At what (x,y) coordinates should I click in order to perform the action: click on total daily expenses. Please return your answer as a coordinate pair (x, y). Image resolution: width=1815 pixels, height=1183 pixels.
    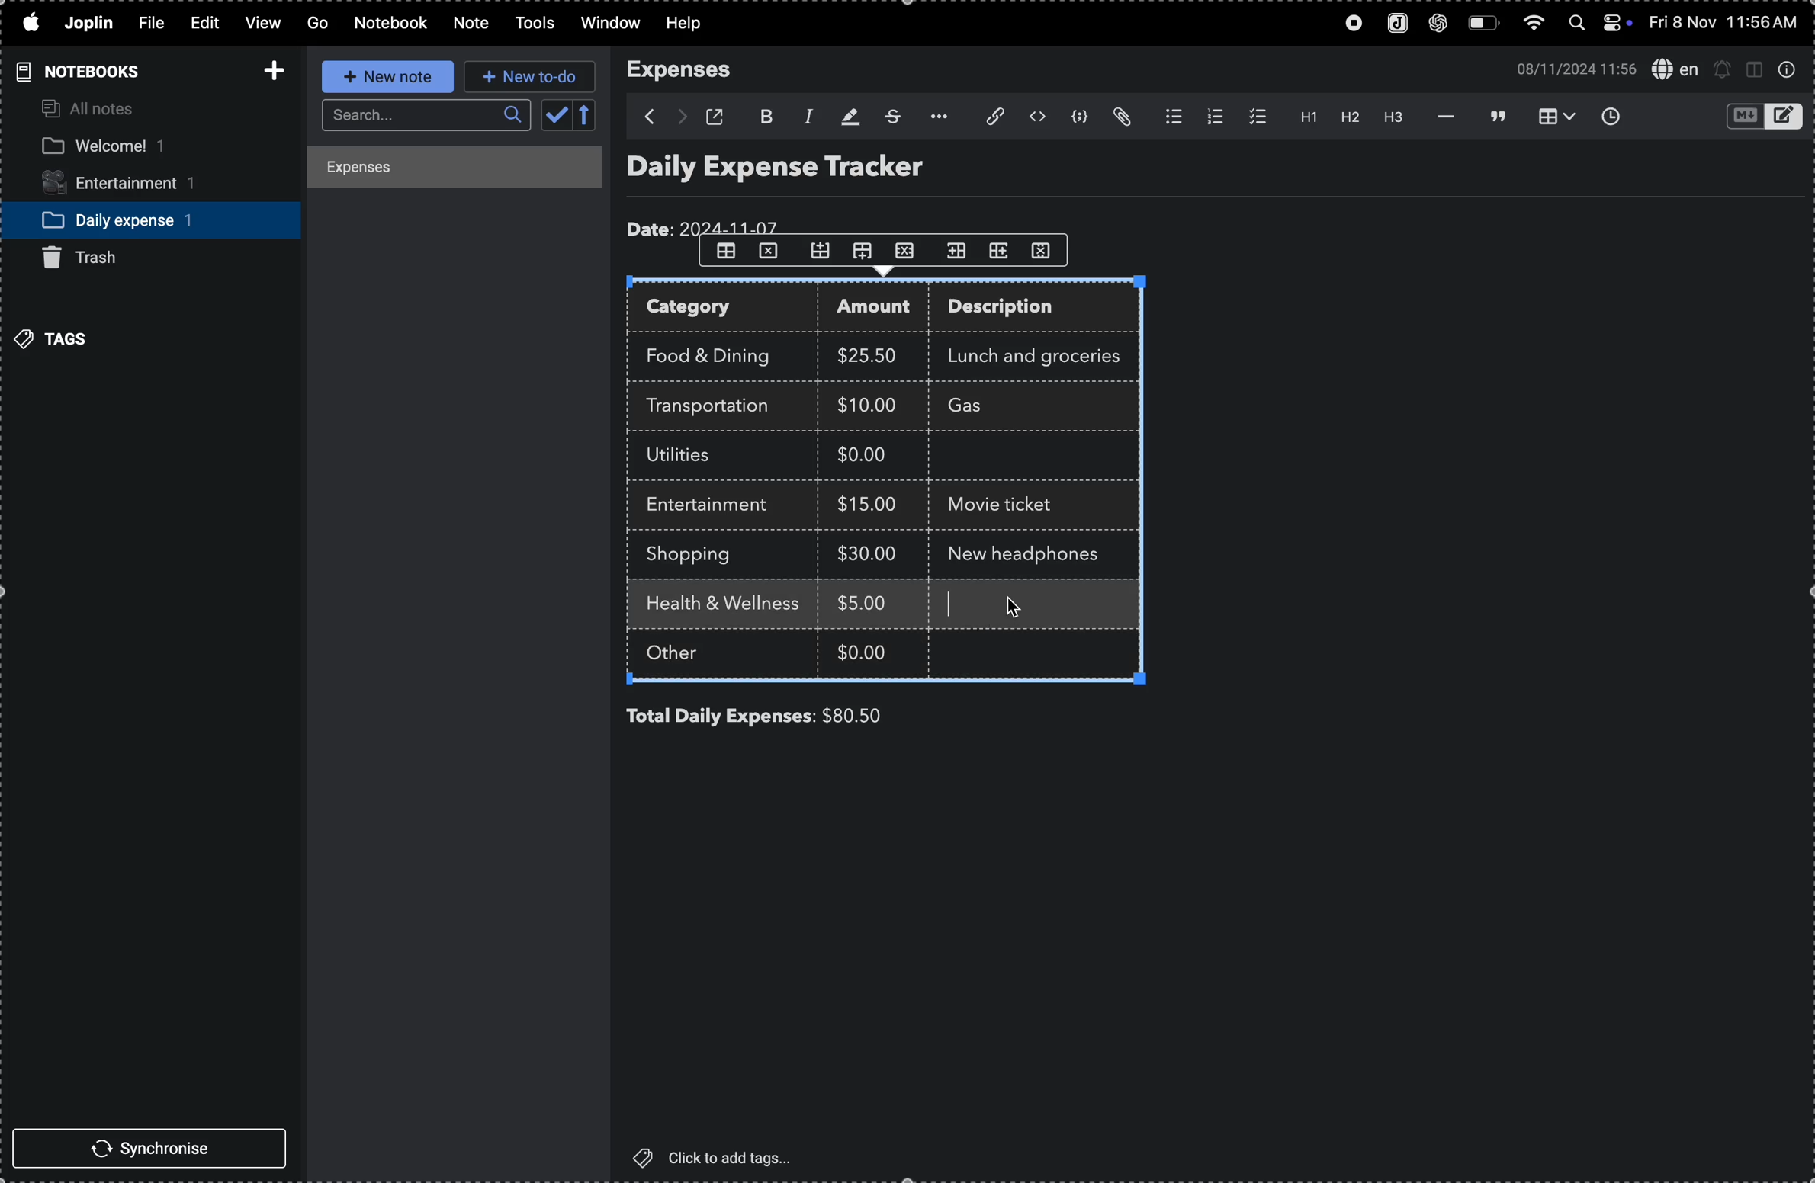
    Looking at the image, I should click on (721, 717).